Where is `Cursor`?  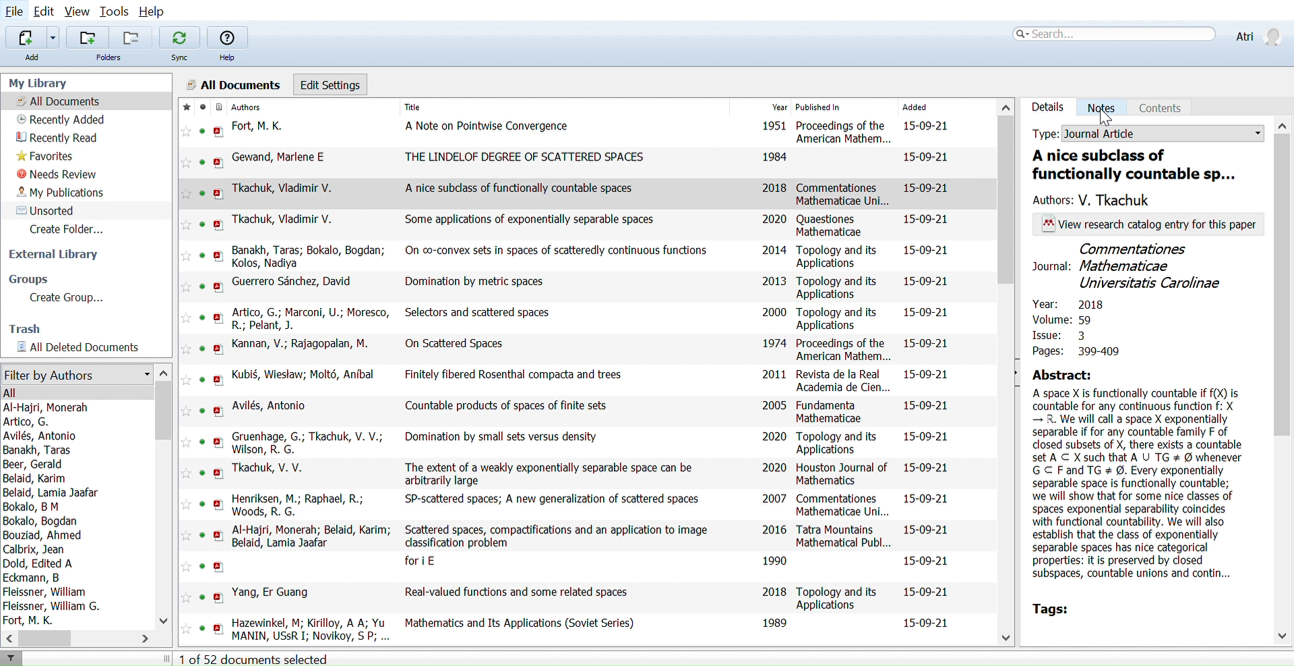
Cursor is located at coordinates (1103, 117).